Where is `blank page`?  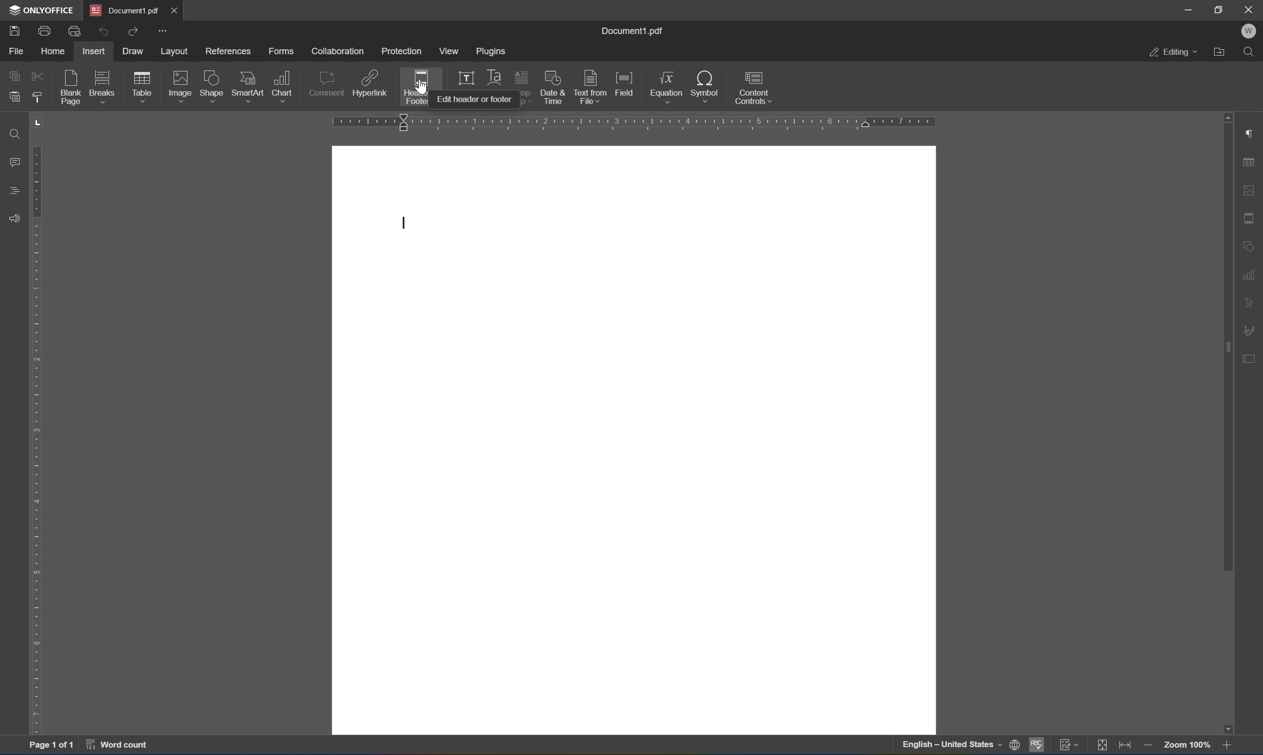
blank page is located at coordinates (71, 88).